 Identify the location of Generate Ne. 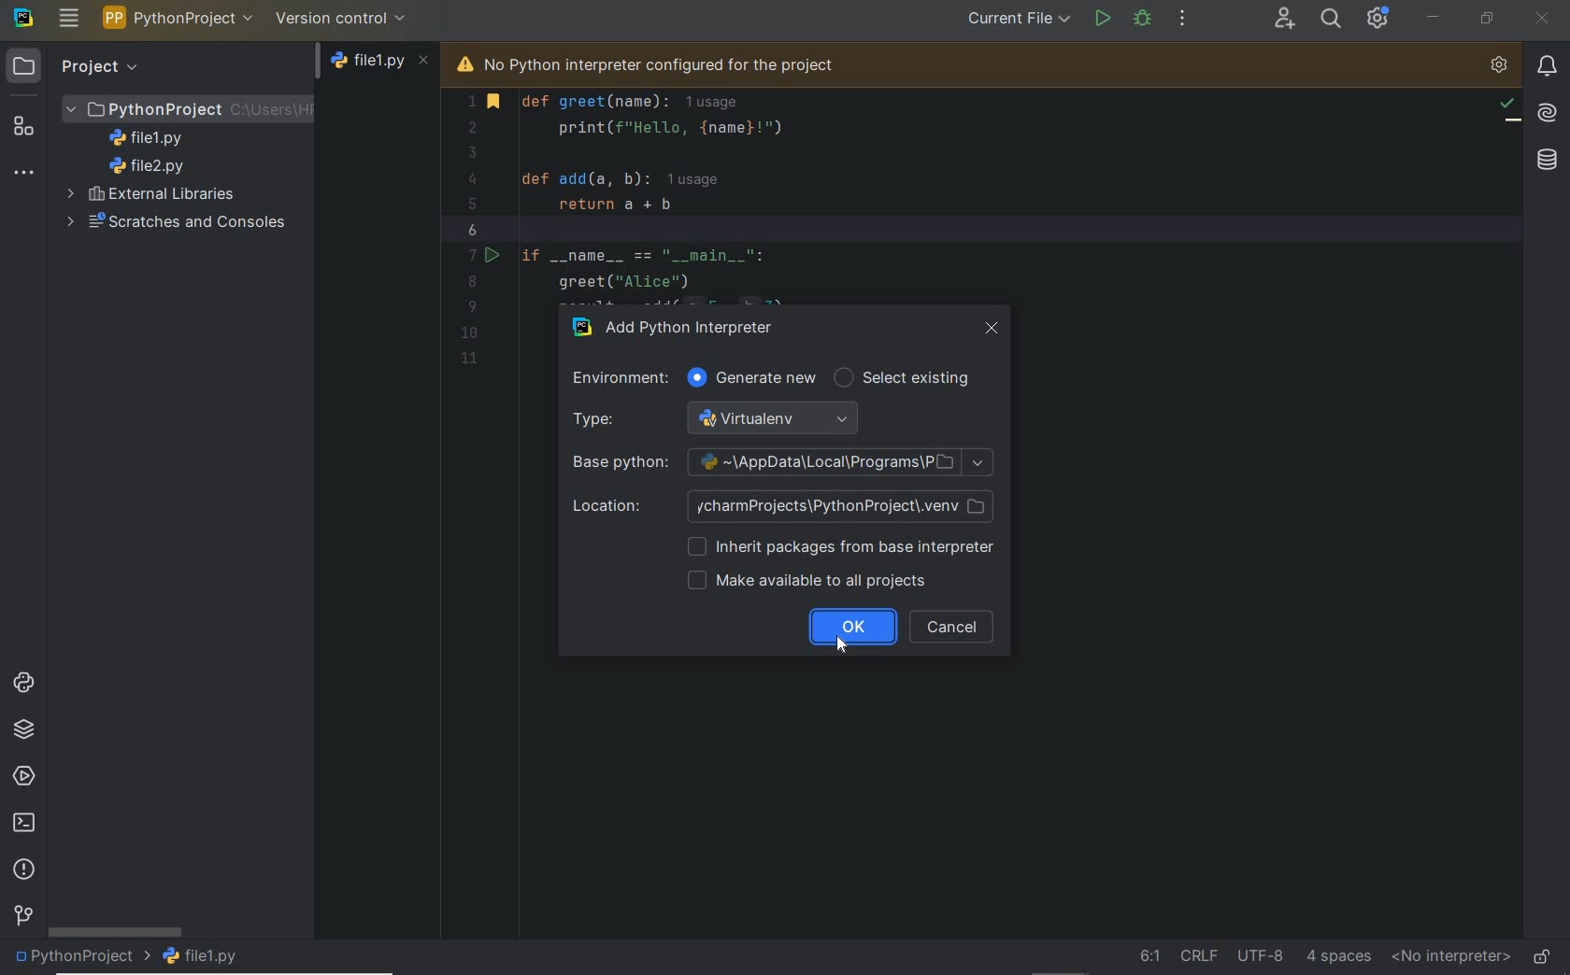
(755, 379).